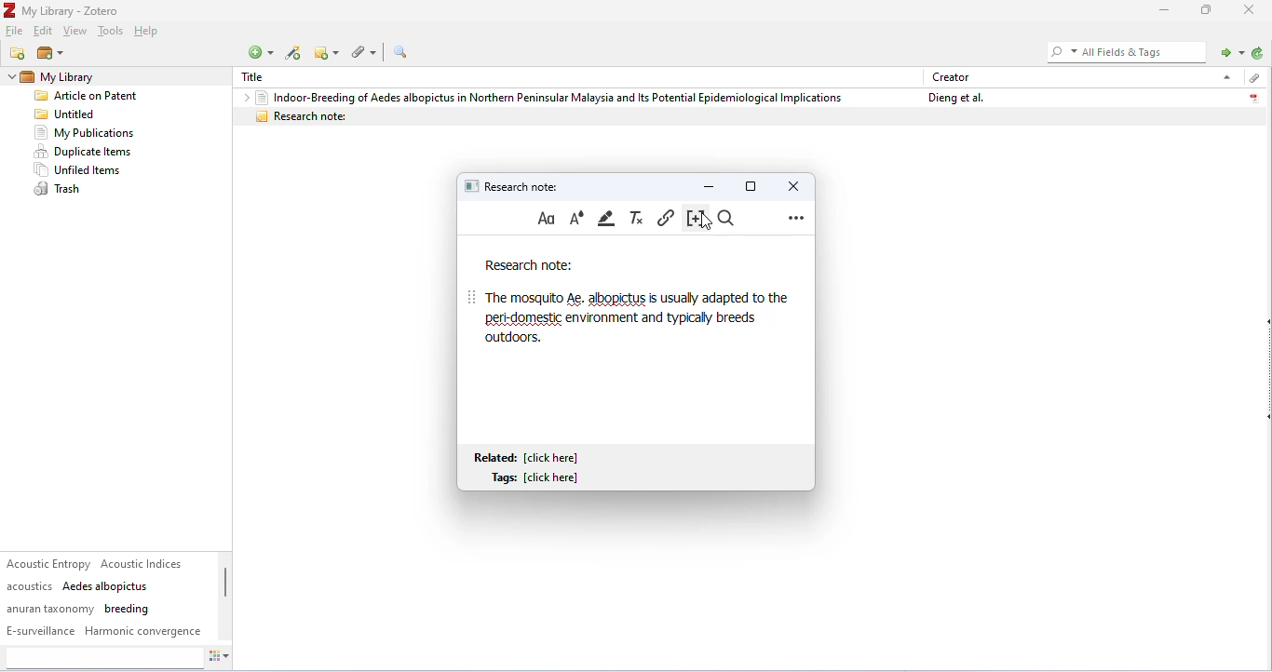  Describe the element at coordinates (1229, 51) in the screenshot. I see `locate` at that location.